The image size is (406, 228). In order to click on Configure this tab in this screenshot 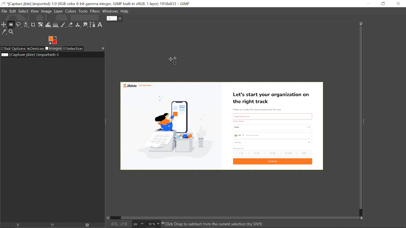, I will do `click(103, 48)`.